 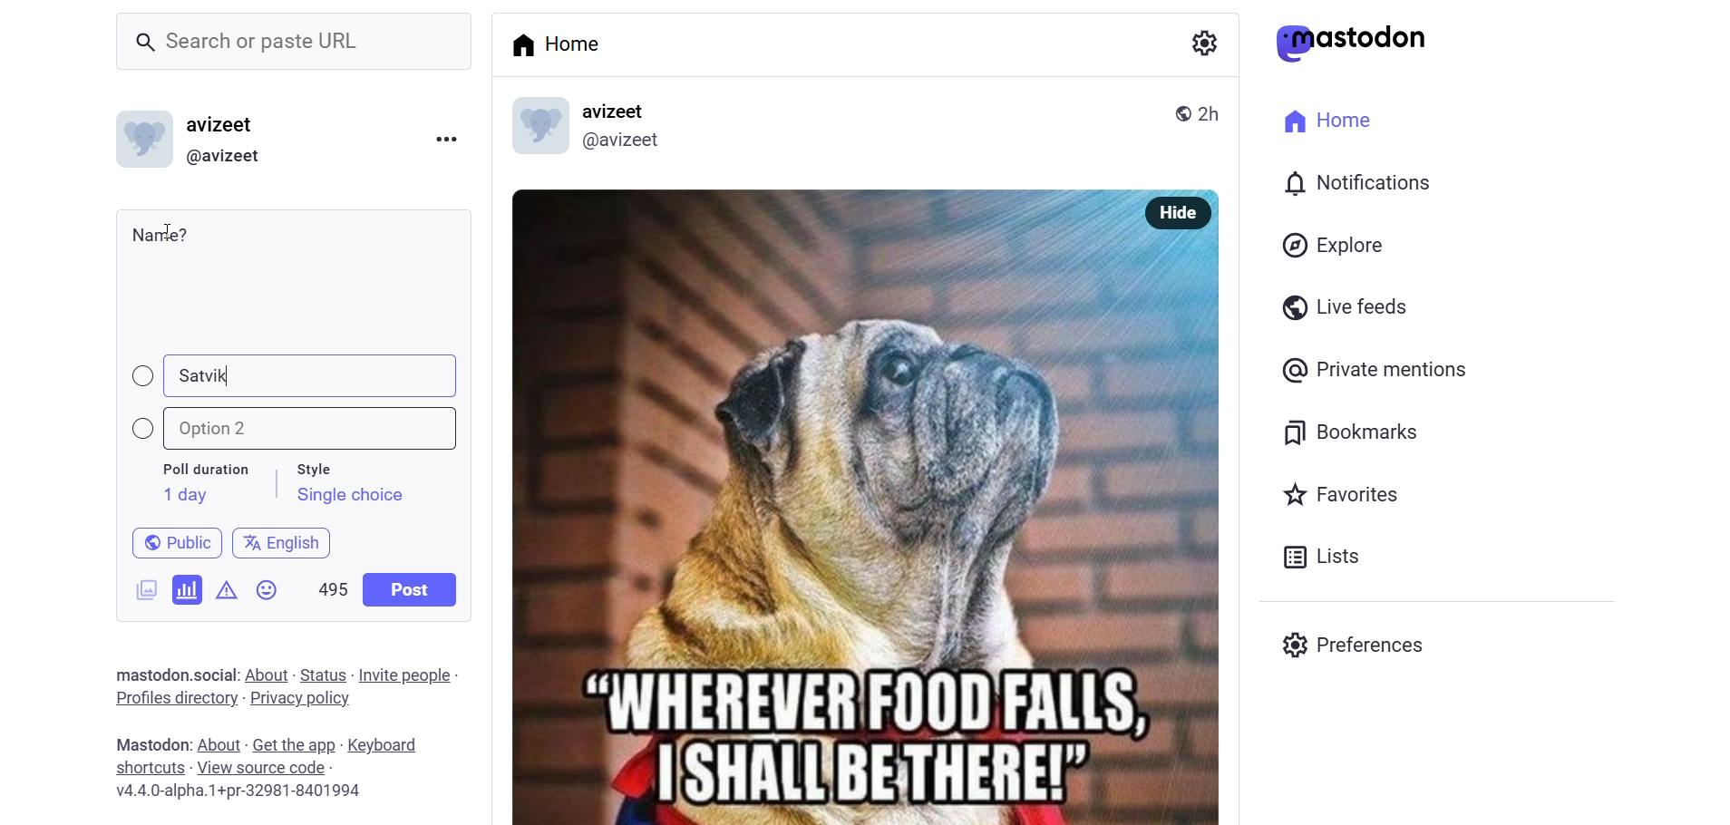 I want to click on option 2, so click(x=304, y=429).